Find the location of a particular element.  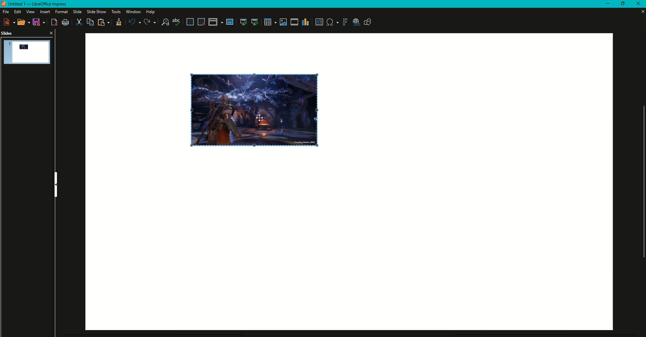

Slide is located at coordinates (75, 12).